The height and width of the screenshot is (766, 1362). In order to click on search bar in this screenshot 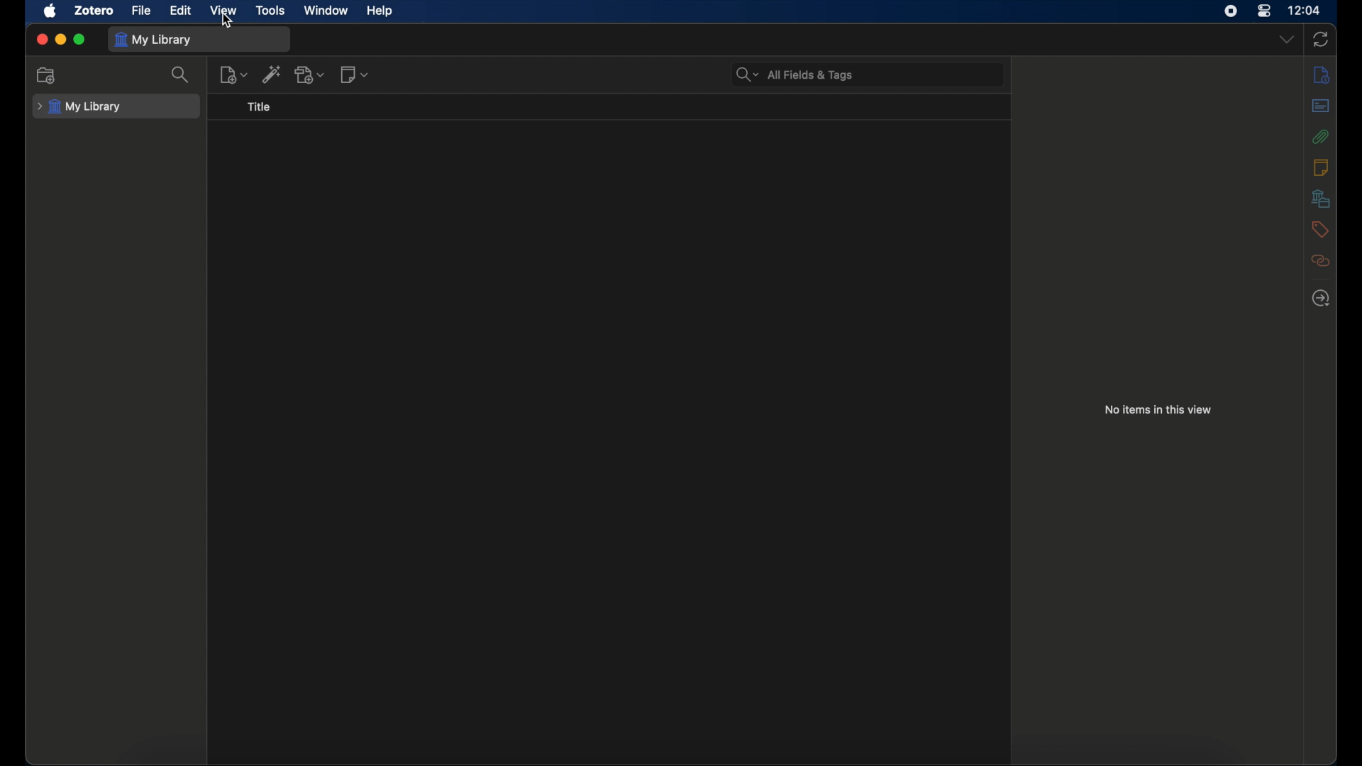, I will do `click(794, 74)`.